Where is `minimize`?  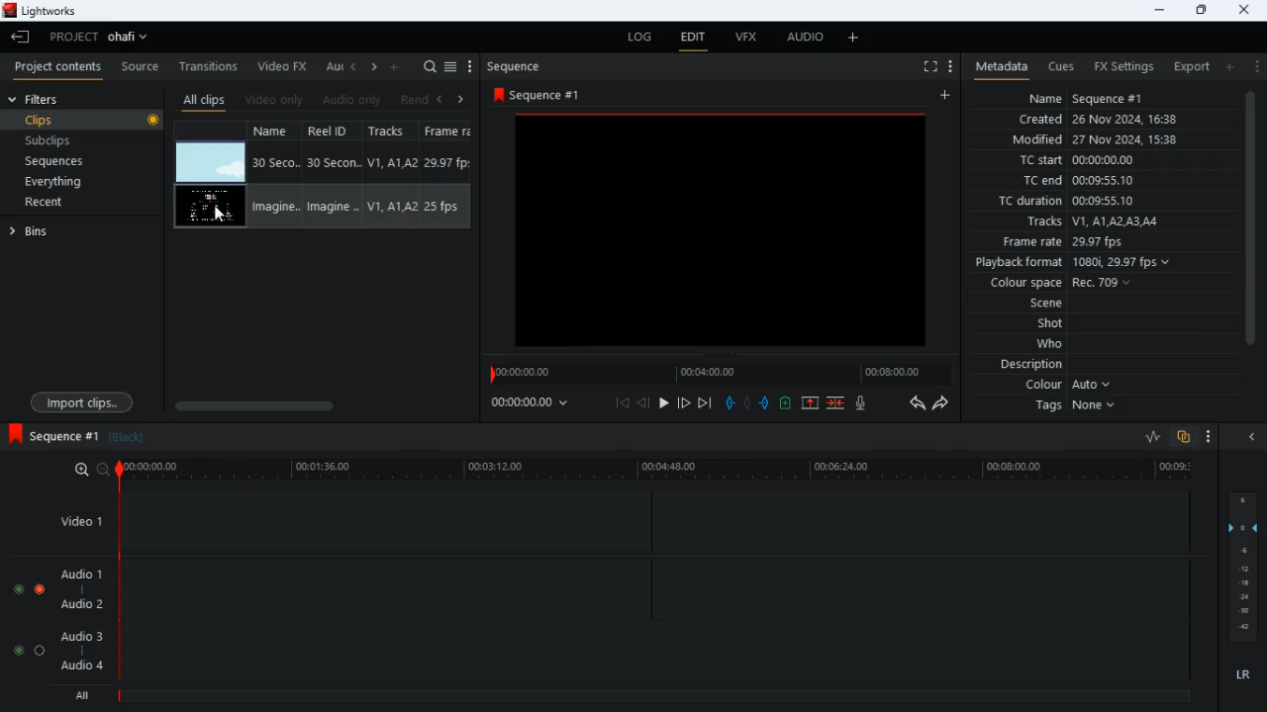 minimize is located at coordinates (1155, 10).